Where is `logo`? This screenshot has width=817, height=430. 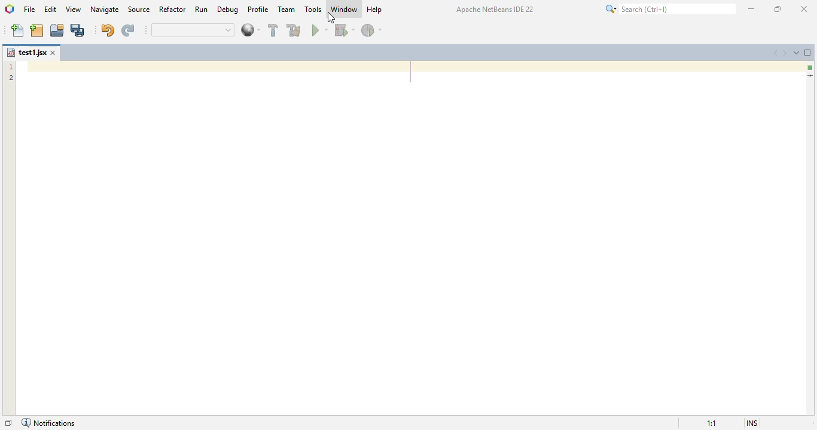
logo is located at coordinates (10, 8).